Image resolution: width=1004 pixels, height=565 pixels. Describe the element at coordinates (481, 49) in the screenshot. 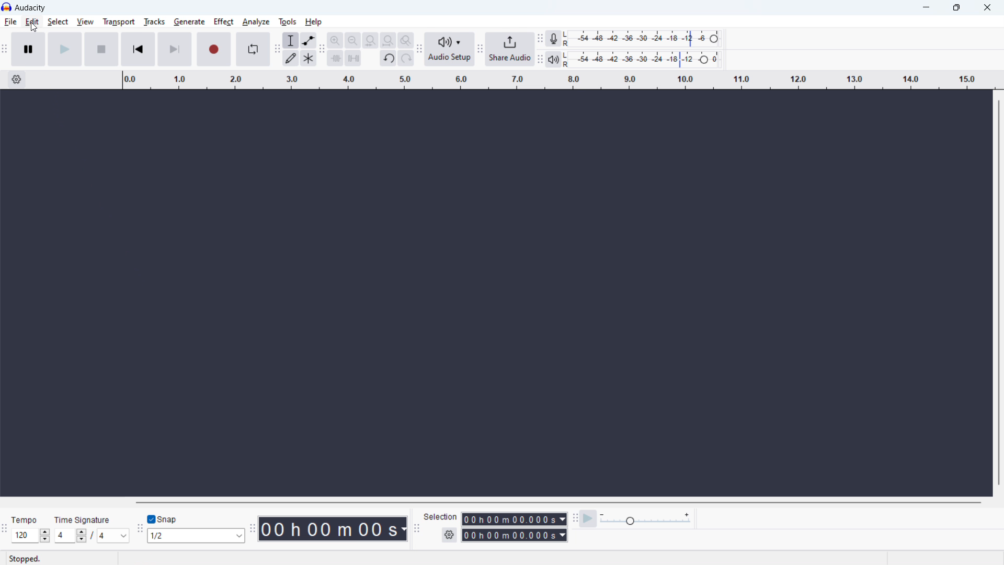

I see `Enabales movement of share audio toolbar` at that location.